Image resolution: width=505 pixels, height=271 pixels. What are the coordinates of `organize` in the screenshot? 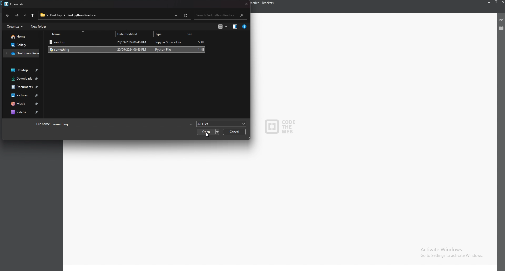 It's located at (16, 26).